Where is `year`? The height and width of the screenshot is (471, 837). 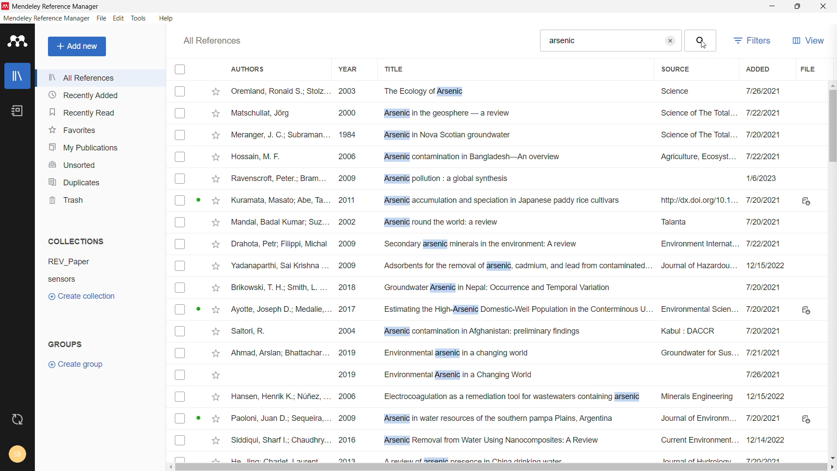
year is located at coordinates (350, 69).